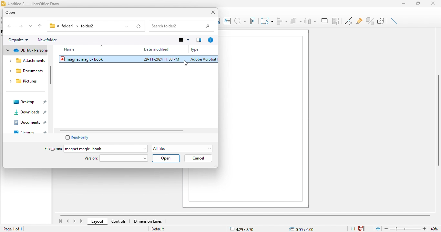 The image size is (441, 232). What do you see at coordinates (240, 21) in the screenshot?
I see `special character` at bounding box center [240, 21].